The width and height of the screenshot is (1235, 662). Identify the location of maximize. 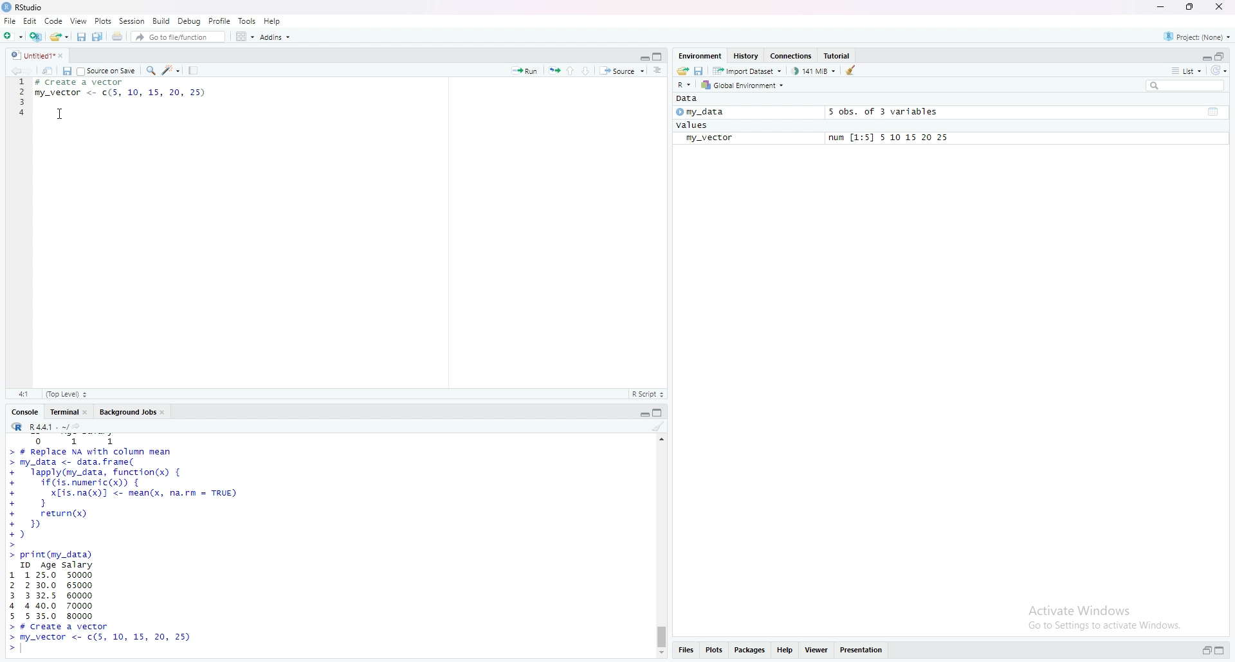
(1191, 6).